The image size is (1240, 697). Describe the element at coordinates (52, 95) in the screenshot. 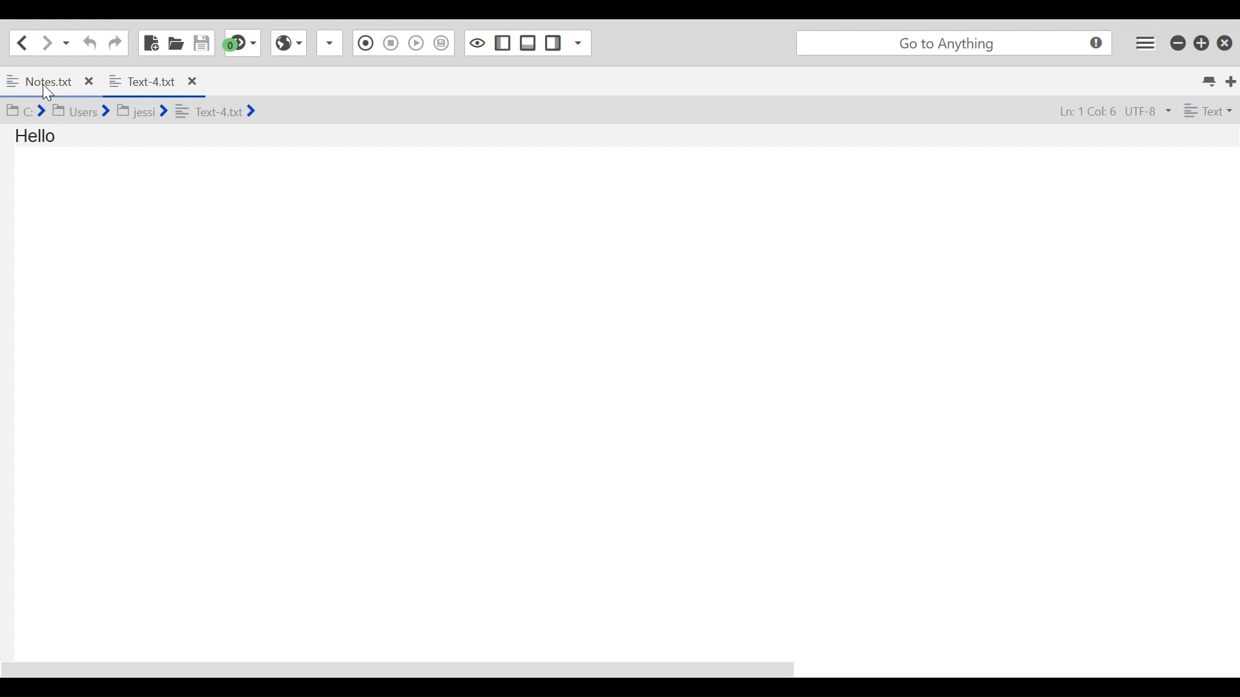

I see `Cursor` at that location.